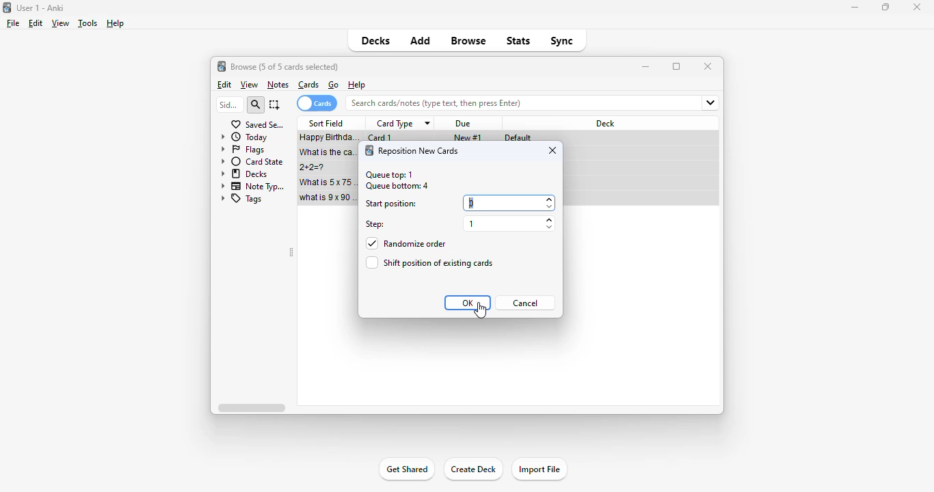 Image resolution: width=934 pixels, height=492 pixels. What do you see at coordinates (553, 150) in the screenshot?
I see `close` at bounding box center [553, 150].